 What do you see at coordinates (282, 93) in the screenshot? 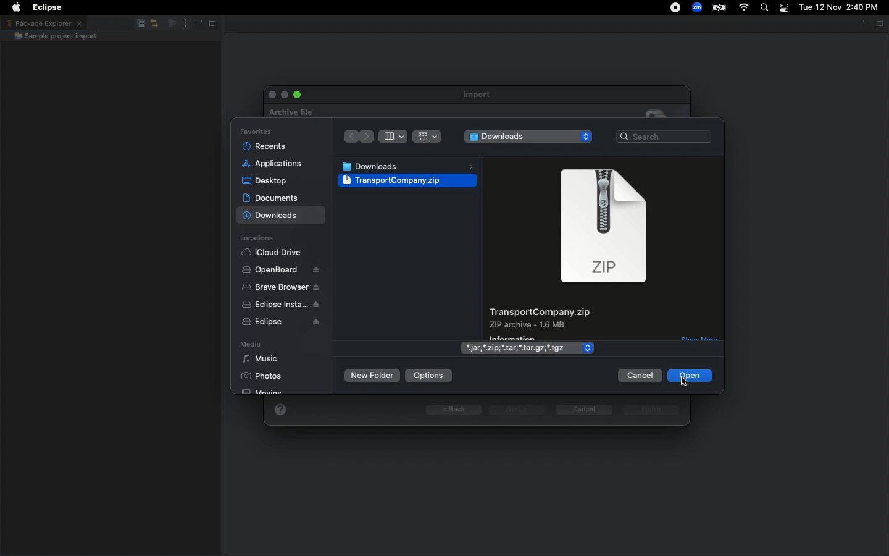
I see `minimize` at bounding box center [282, 93].